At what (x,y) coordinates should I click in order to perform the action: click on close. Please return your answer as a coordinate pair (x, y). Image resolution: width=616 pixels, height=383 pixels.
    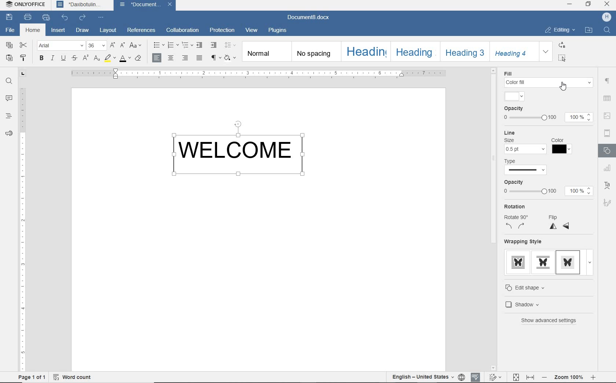
    Looking at the image, I should click on (171, 4).